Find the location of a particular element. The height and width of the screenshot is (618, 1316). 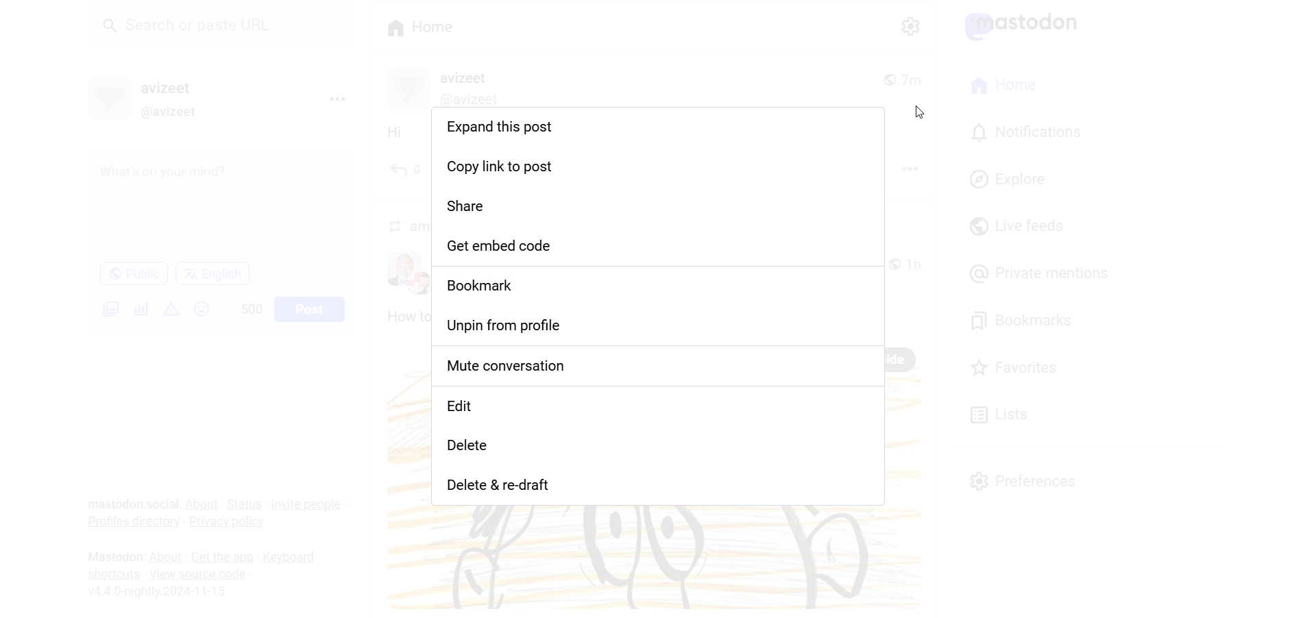

Emojis is located at coordinates (202, 309).